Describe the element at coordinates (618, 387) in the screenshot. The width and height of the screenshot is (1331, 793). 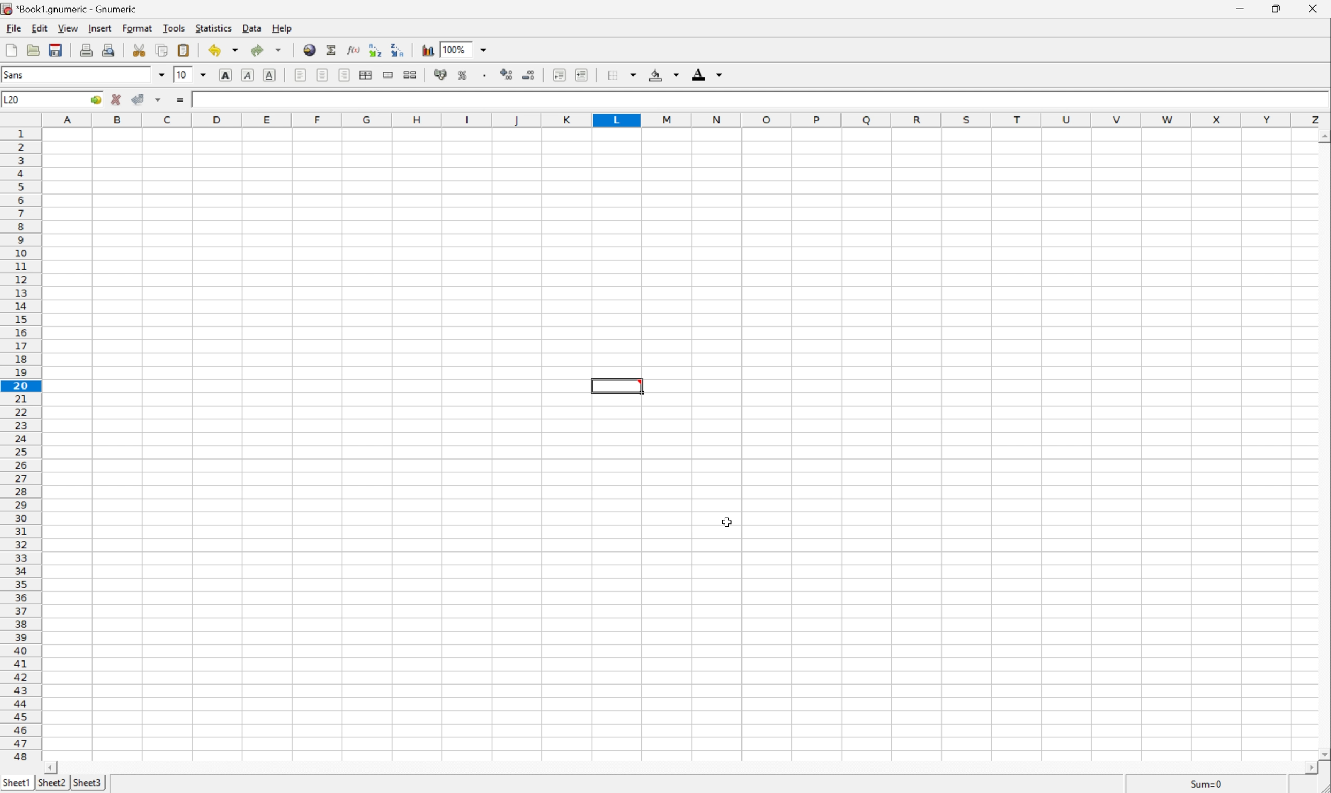
I see `Tool tip inserted` at that location.